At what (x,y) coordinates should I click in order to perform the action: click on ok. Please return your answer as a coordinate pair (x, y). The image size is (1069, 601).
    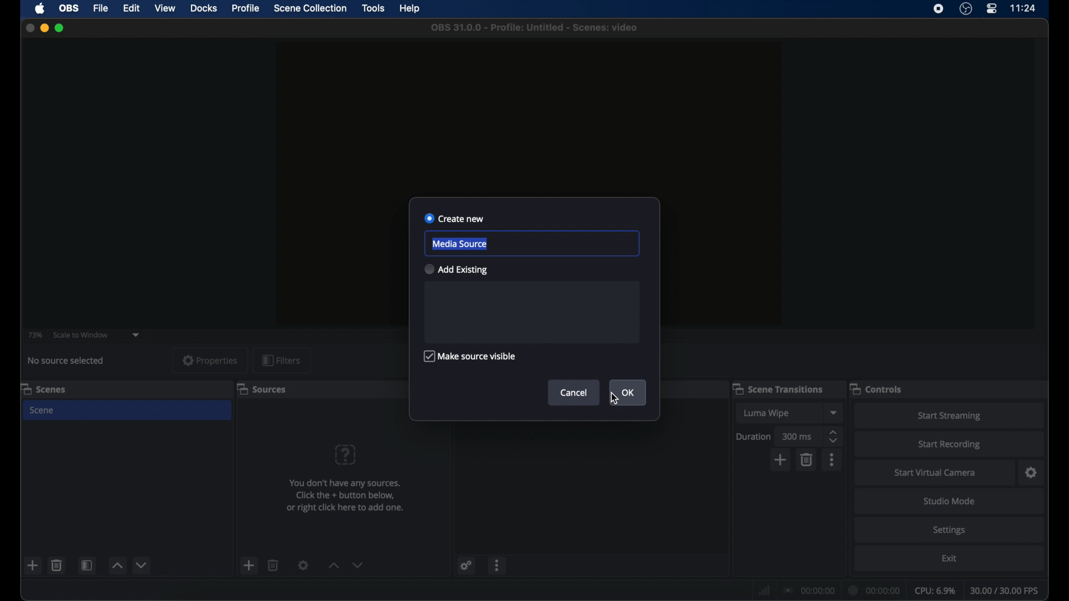
    Looking at the image, I should click on (628, 392).